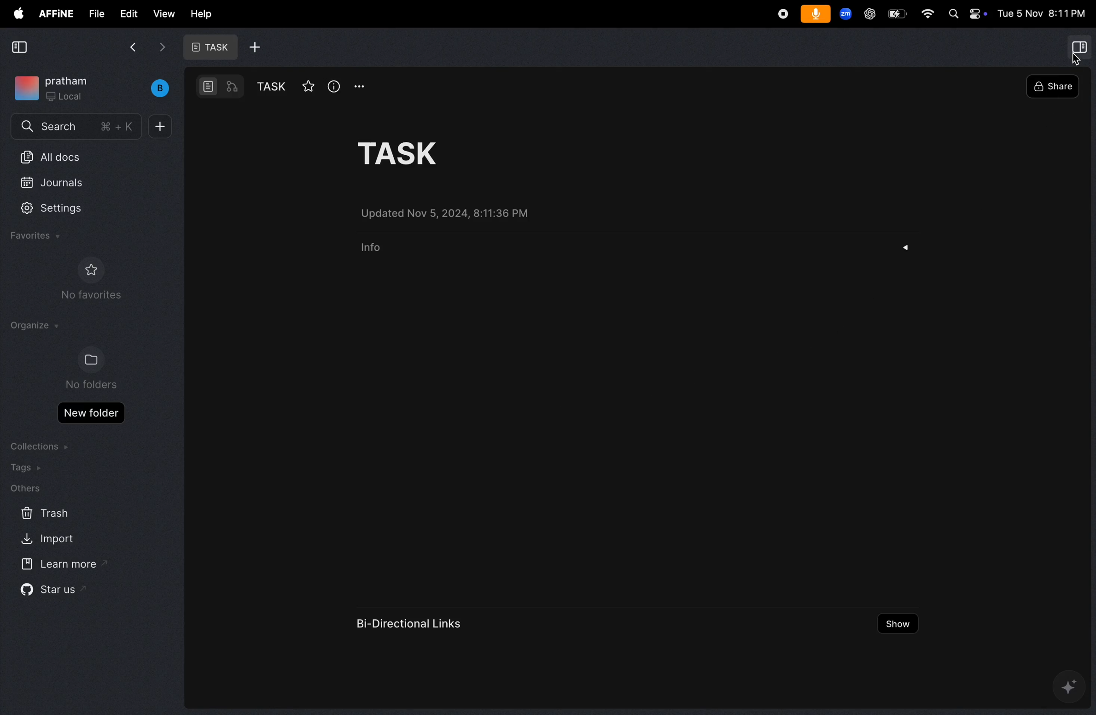 Image resolution: width=1096 pixels, height=715 pixels. Describe the element at coordinates (209, 87) in the screenshot. I see `doc` at that location.